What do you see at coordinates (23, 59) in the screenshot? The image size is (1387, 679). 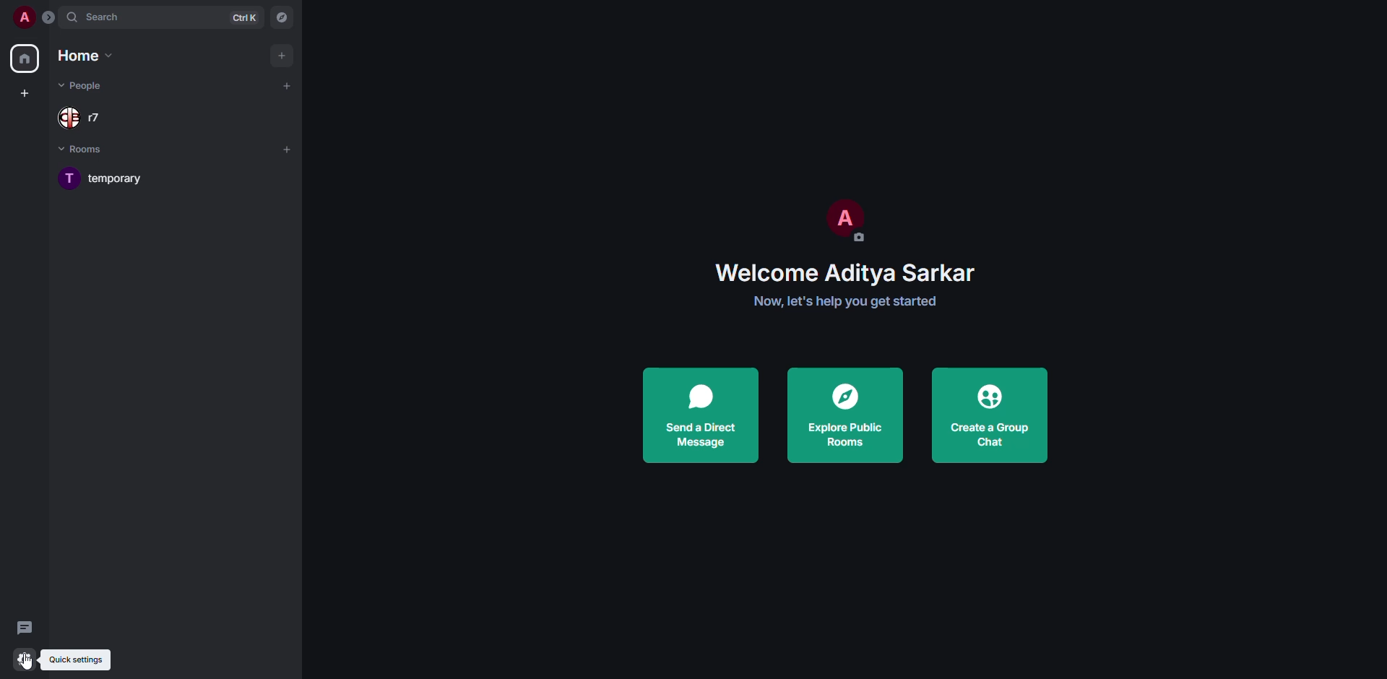 I see `home` at bounding box center [23, 59].